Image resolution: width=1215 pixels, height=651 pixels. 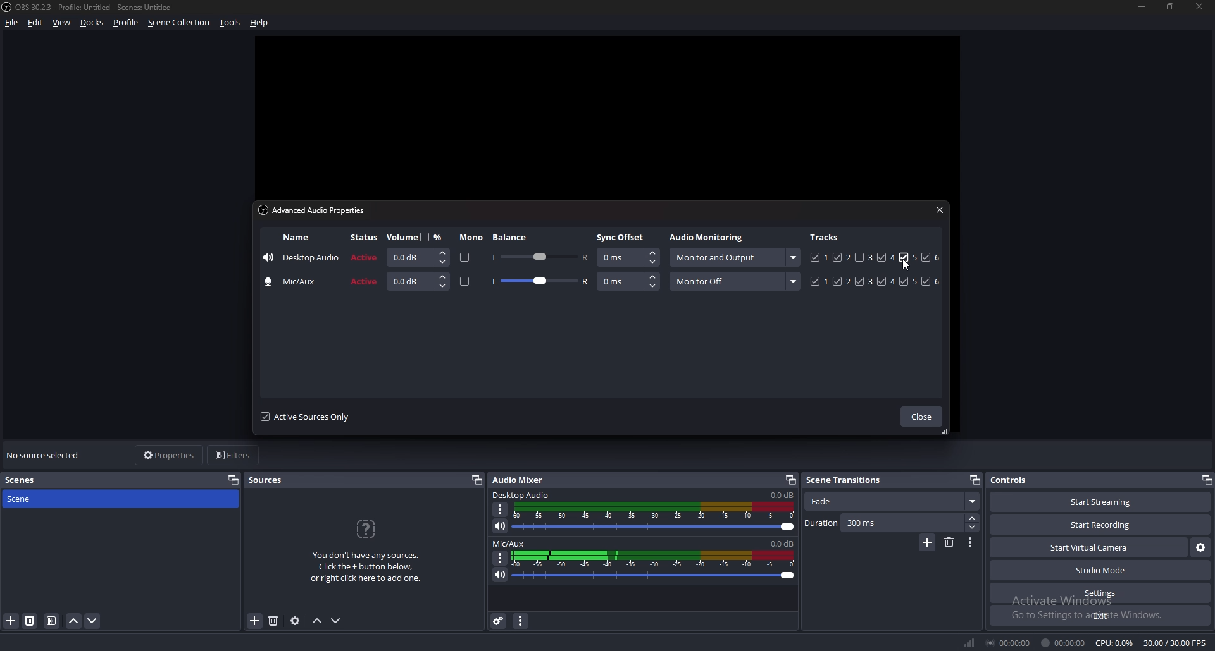 What do you see at coordinates (973, 518) in the screenshot?
I see `increase duration` at bounding box center [973, 518].